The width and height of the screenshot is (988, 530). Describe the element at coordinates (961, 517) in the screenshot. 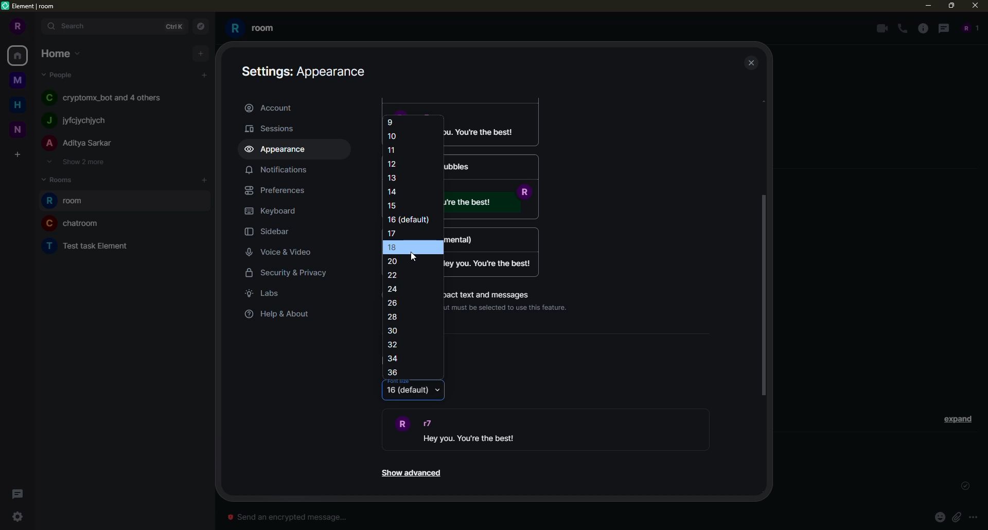

I see `pin` at that location.